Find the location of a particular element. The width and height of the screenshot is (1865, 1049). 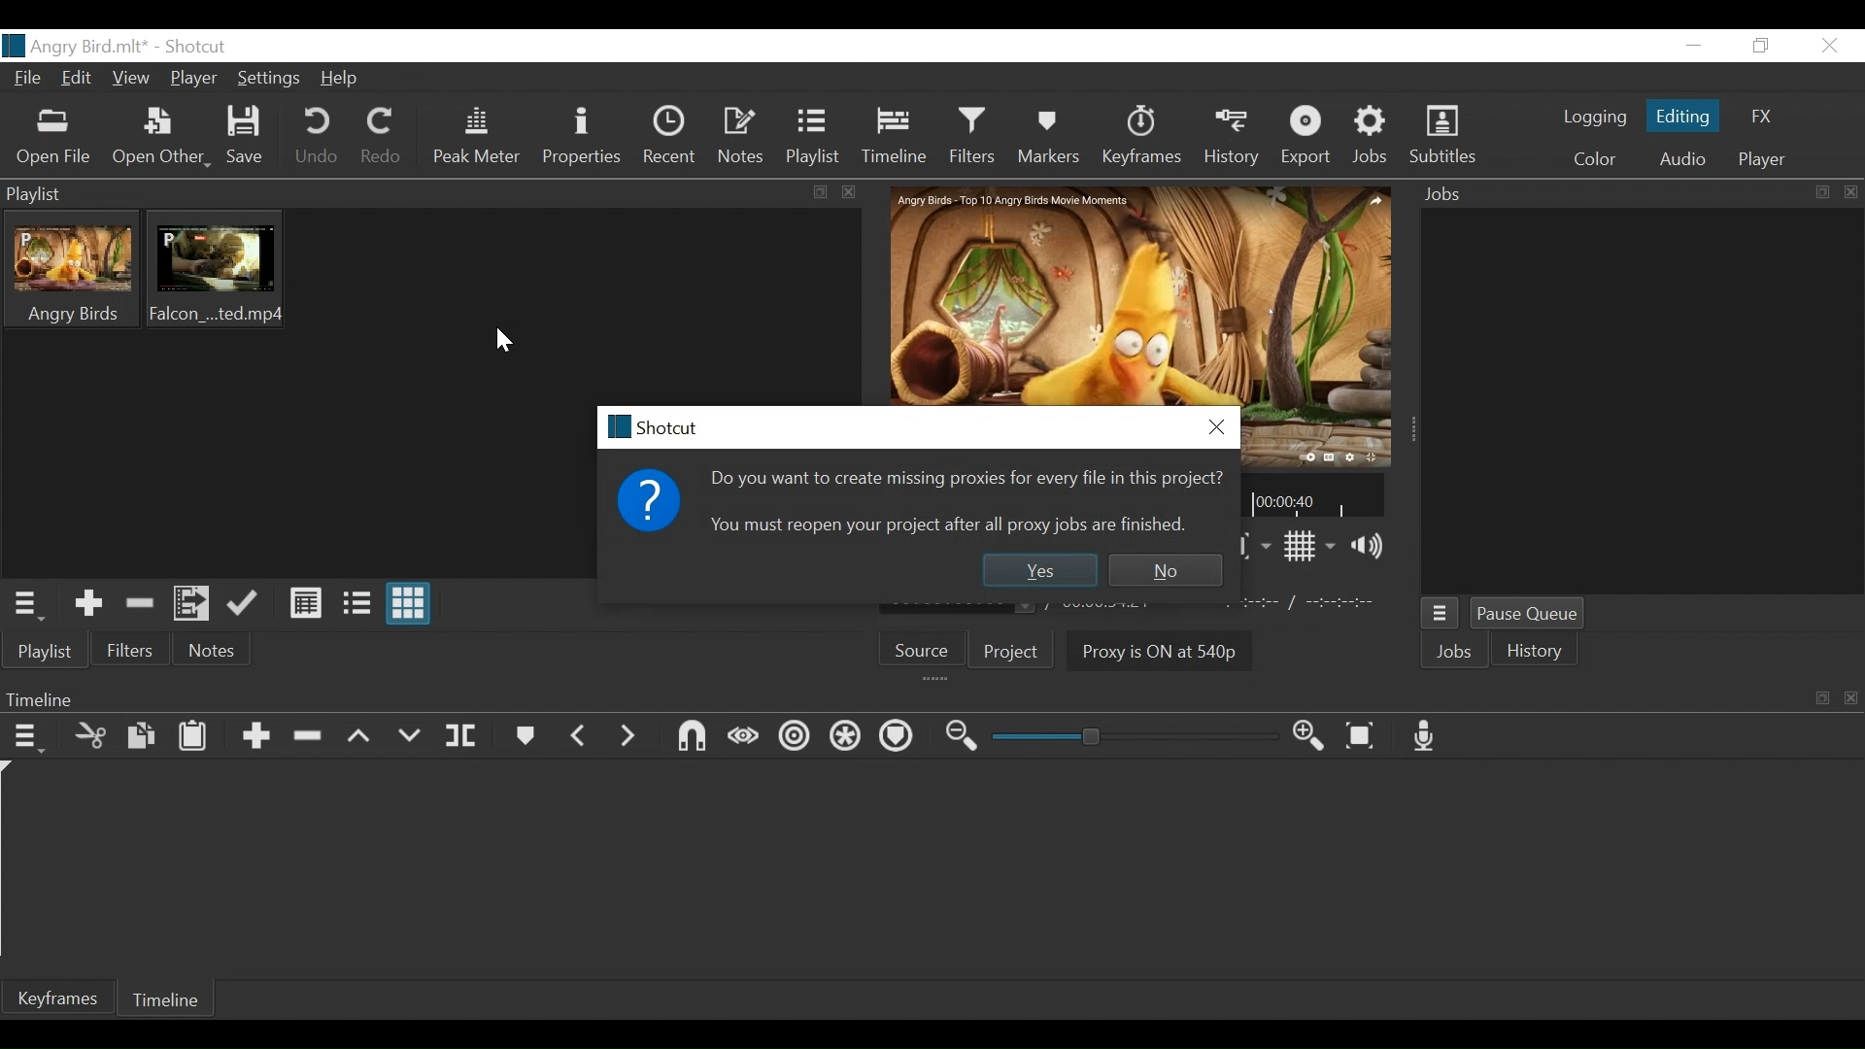

Record audio is located at coordinates (1426, 733).